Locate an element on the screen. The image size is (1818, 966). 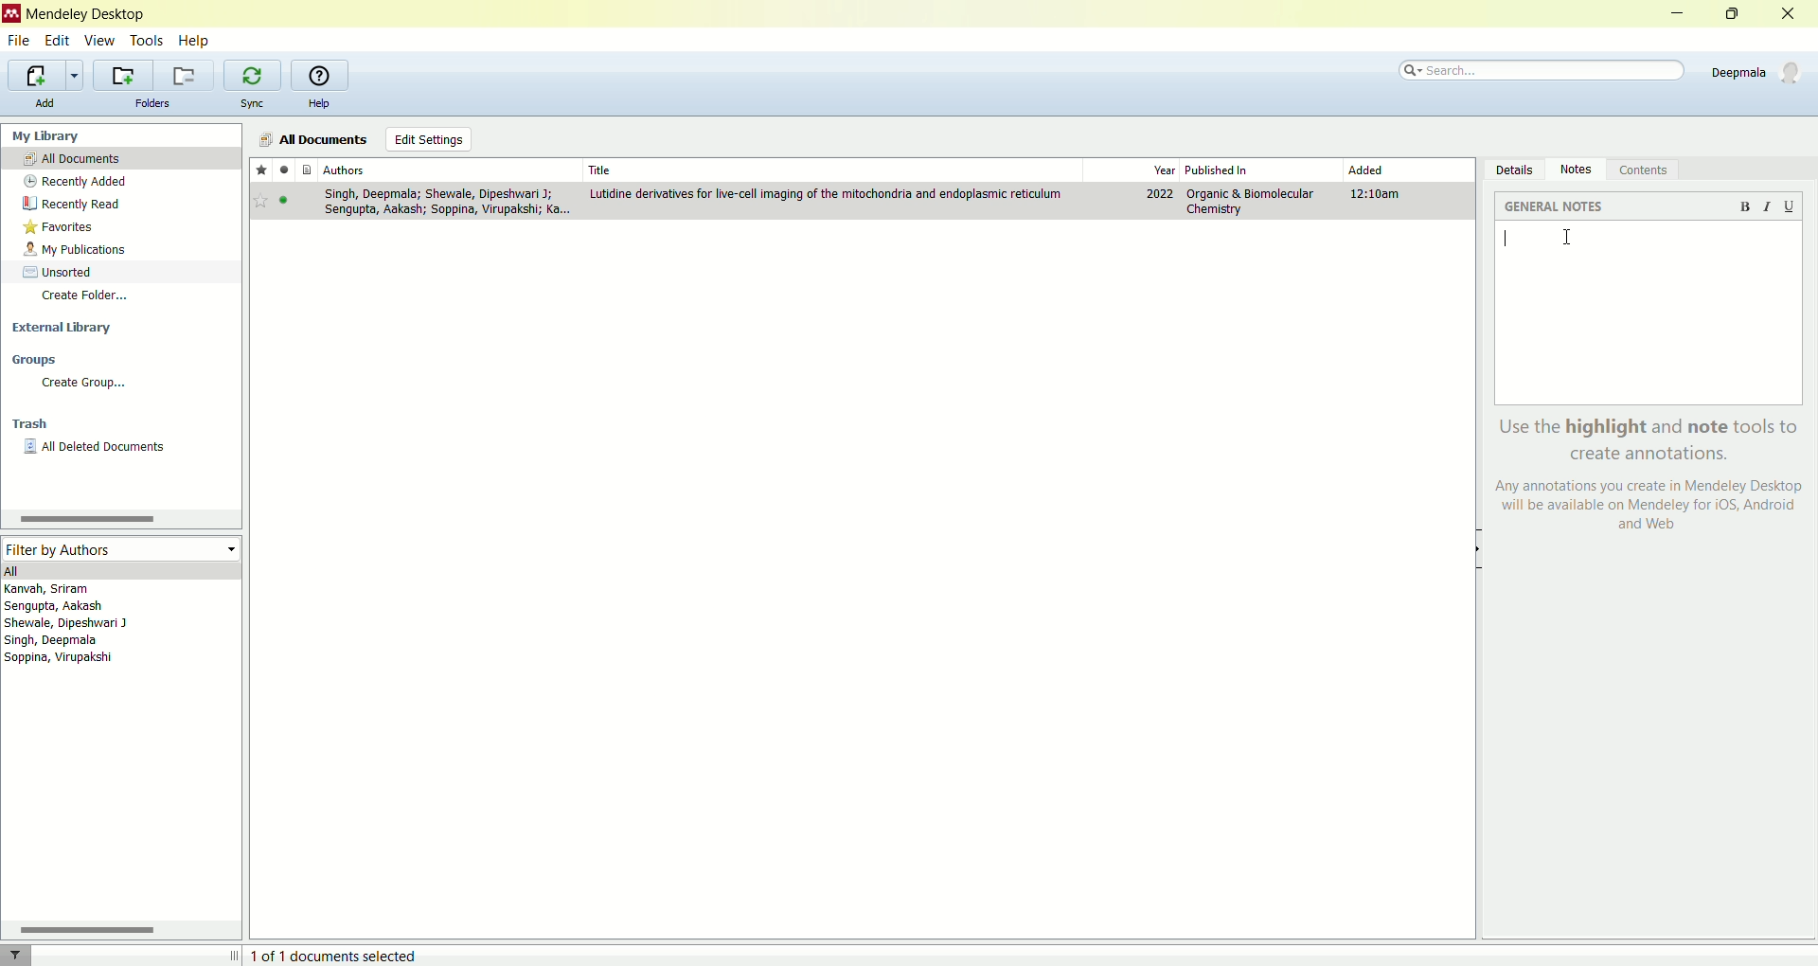
import additional documents to the current collection is located at coordinates (47, 74).